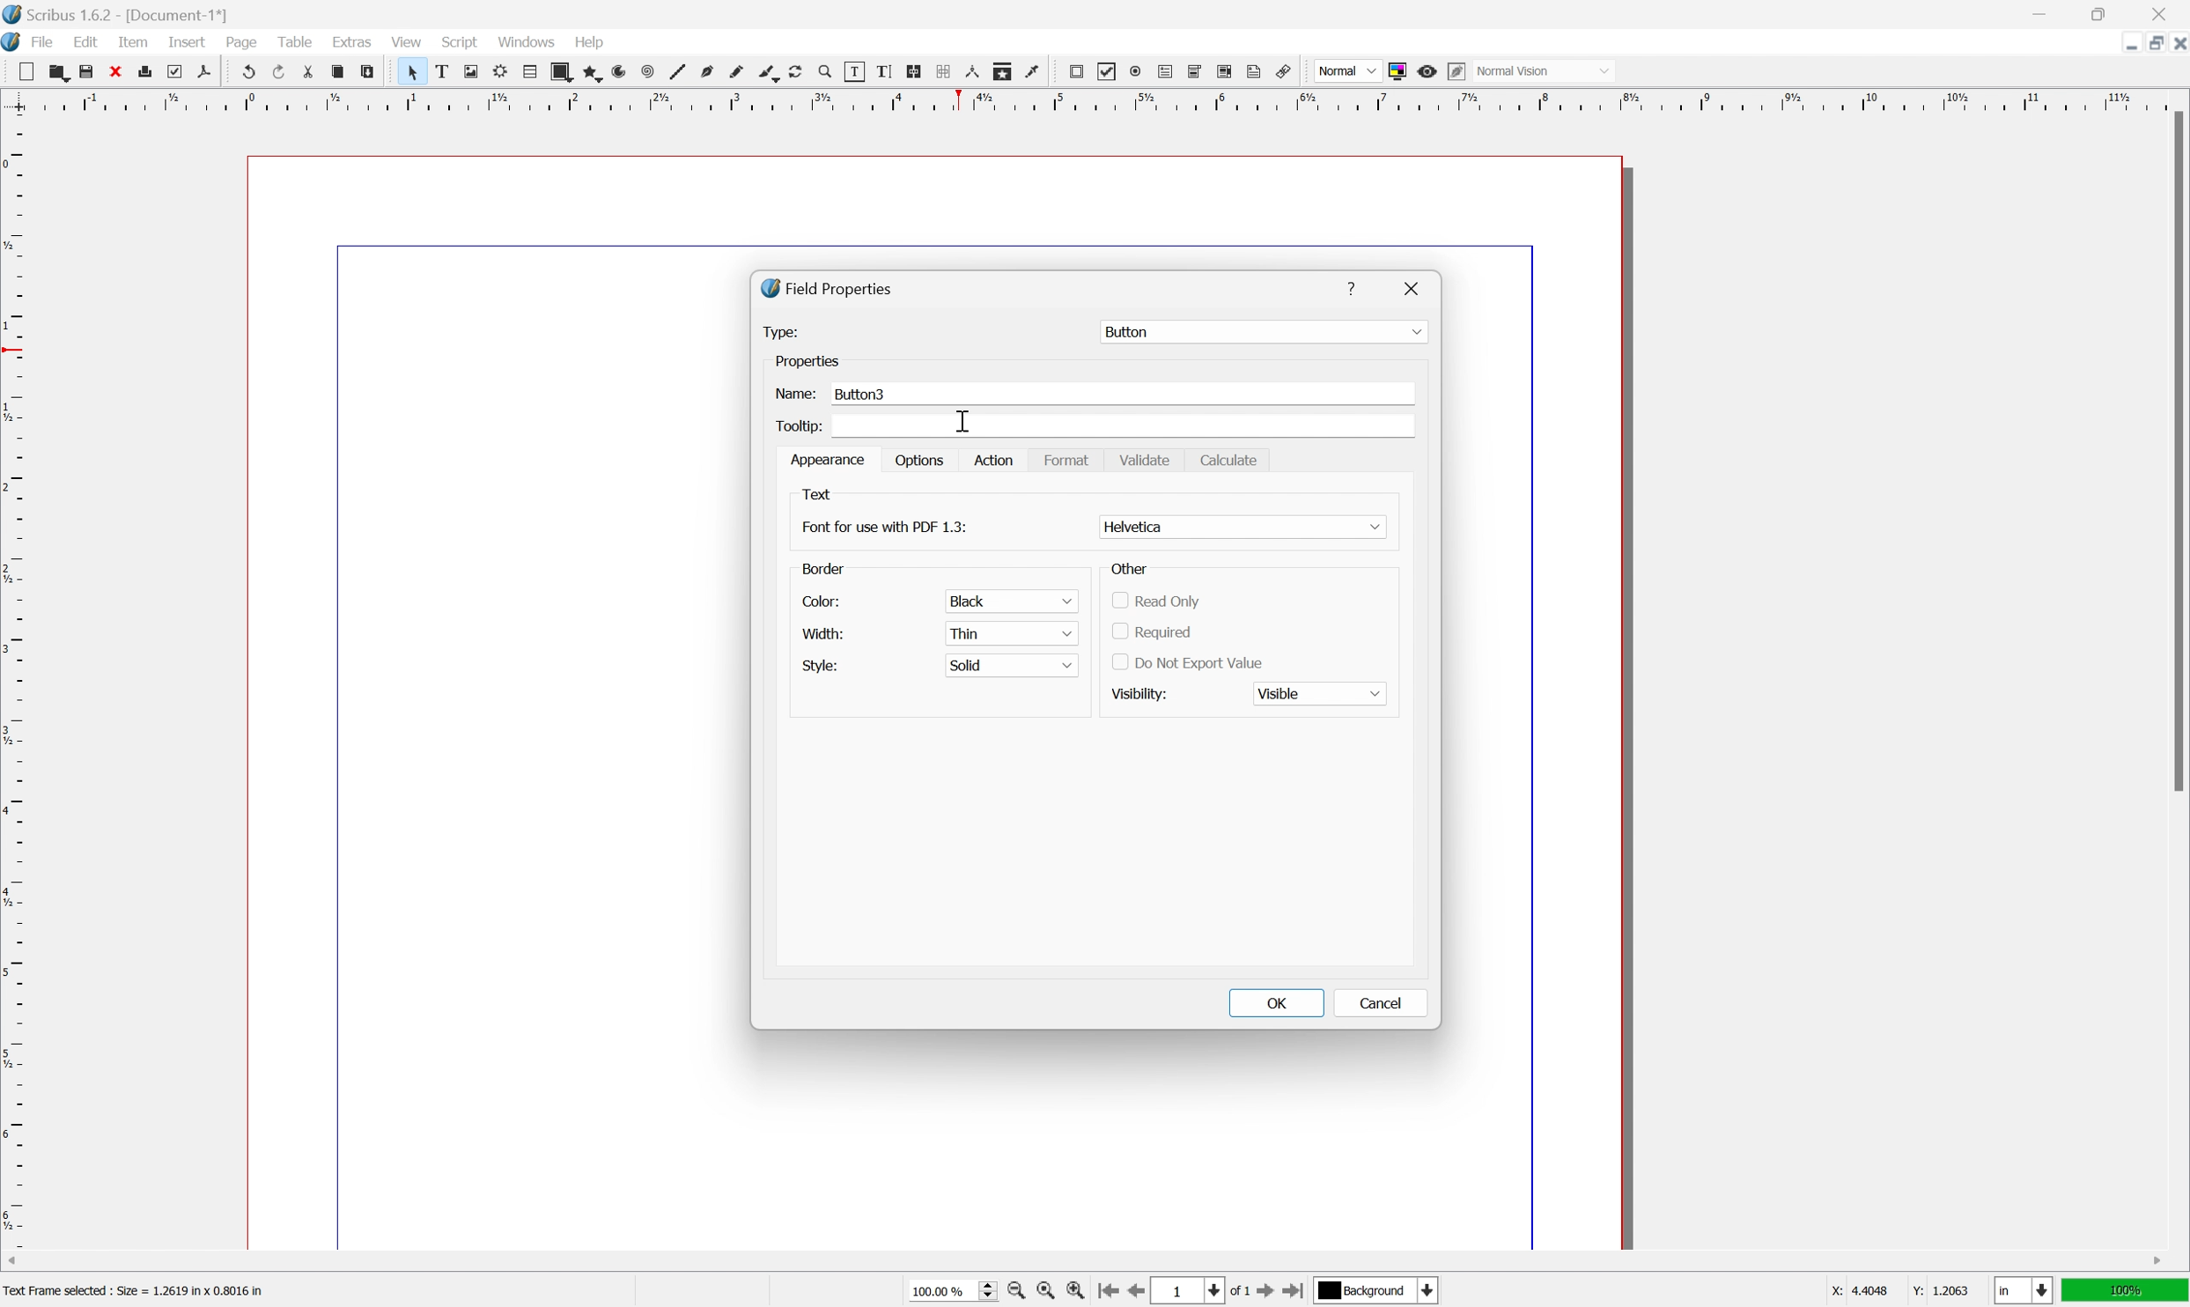 The width and height of the screenshot is (2190, 1307). What do you see at coordinates (1107, 71) in the screenshot?
I see `pdf checkbox` at bounding box center [1107, 71].